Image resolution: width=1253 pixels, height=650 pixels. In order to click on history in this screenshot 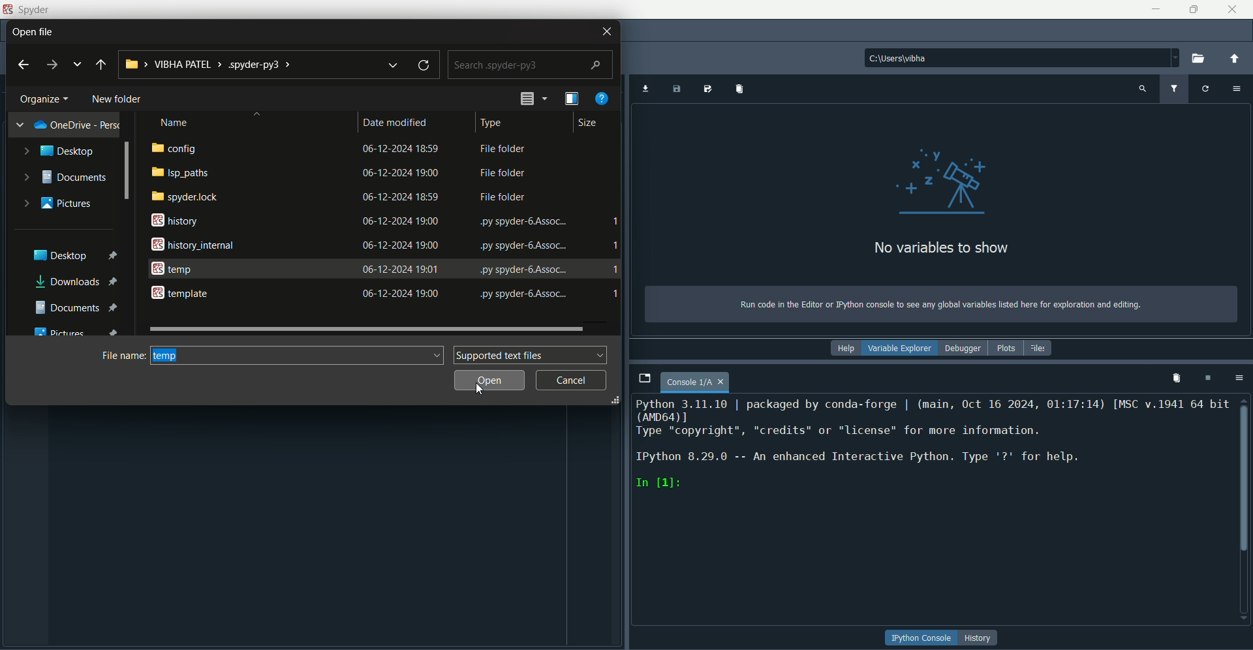, I will do `click(981, 638)`.